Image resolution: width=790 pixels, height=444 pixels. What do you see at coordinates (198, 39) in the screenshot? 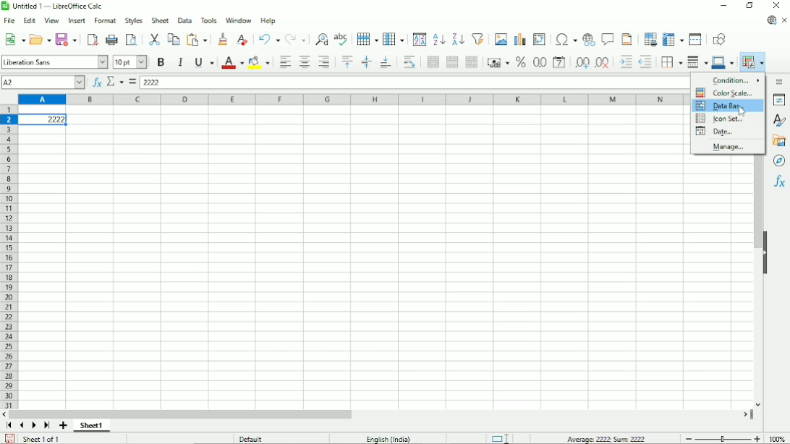
I see `Paste` at bounding box center [198, 39].